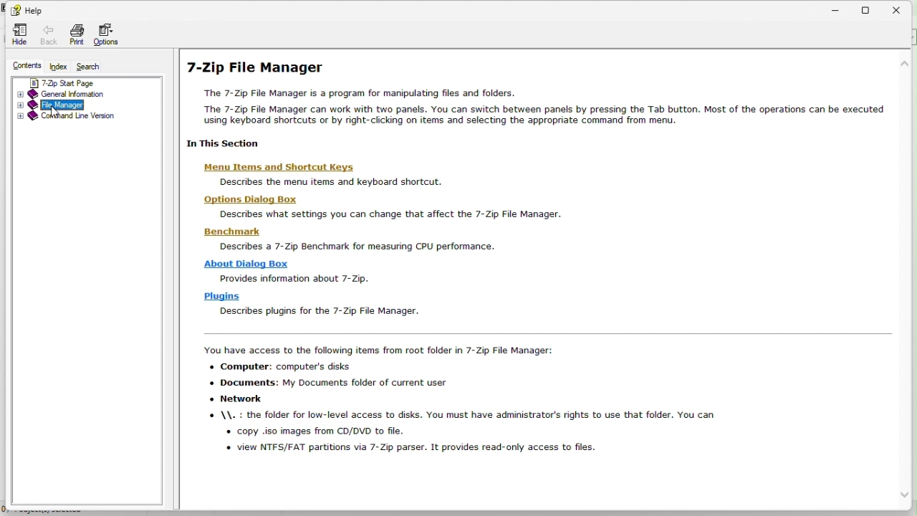  What do you see at coordinates (903, 9) in the screenshot?
I see `Close` at bounding box center [903, 9].